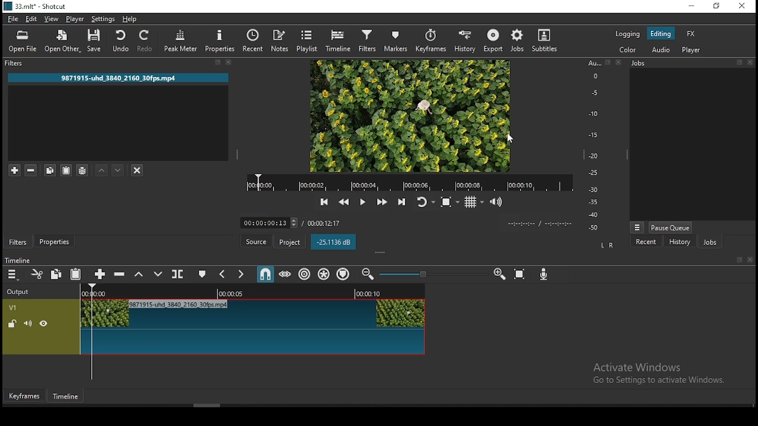 This screenshot has width=758, height=426. I want to click on unlocked, so click(12, 324).